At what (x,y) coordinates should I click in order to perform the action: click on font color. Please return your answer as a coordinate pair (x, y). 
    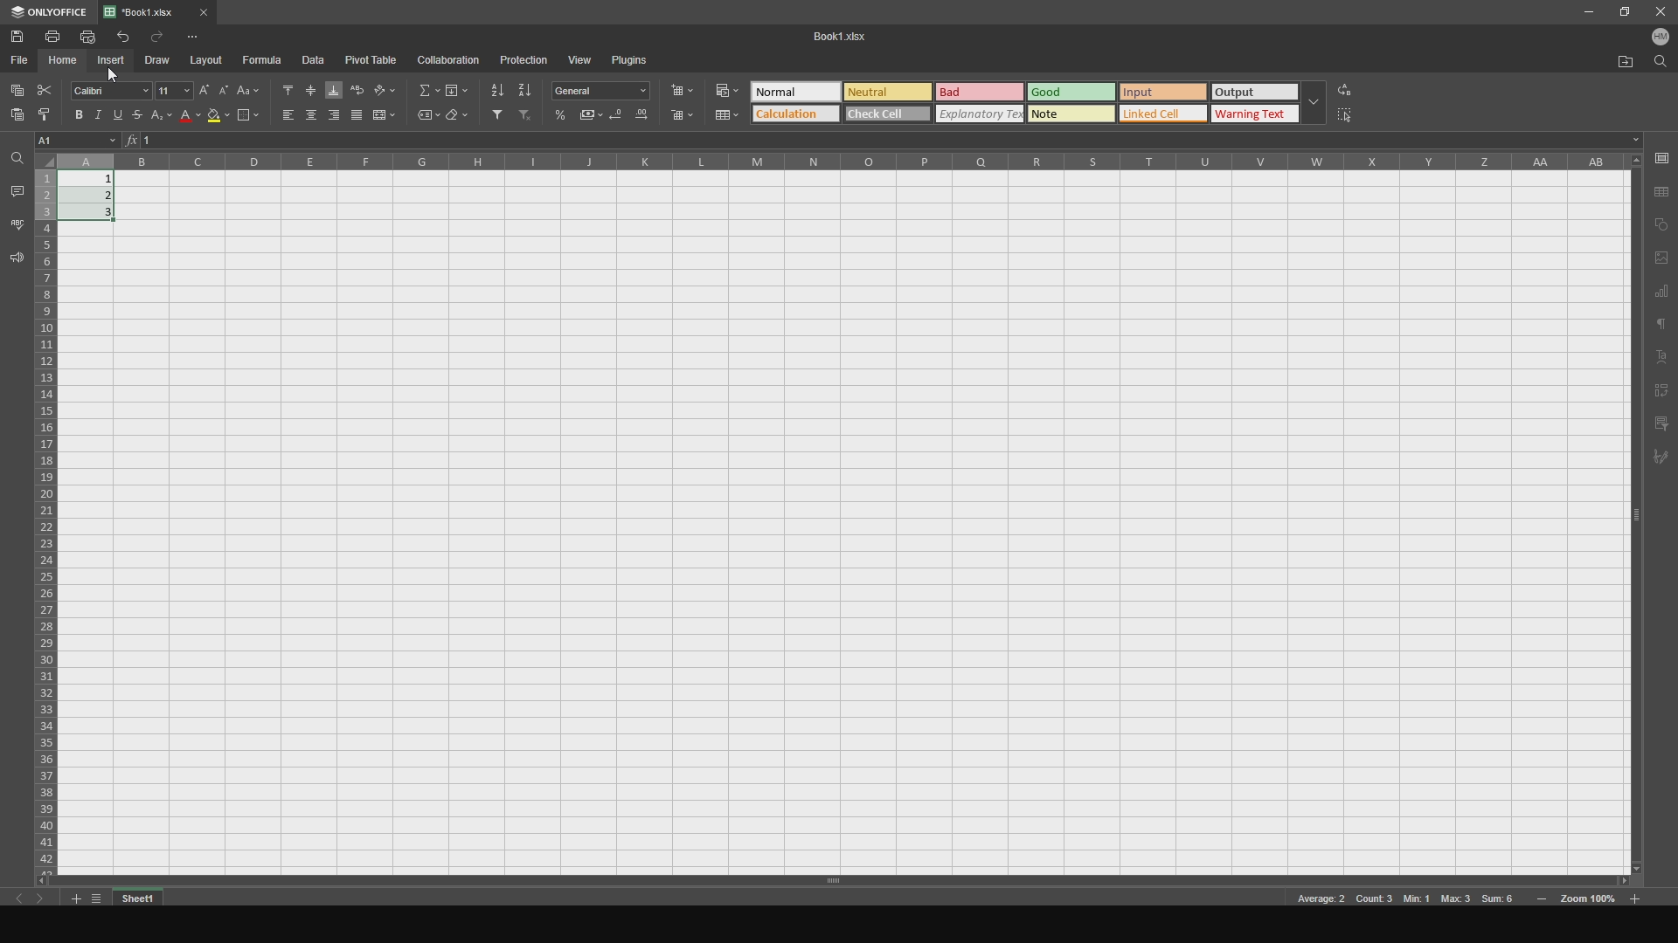
    Looking at the image, I should click on (190, 118).